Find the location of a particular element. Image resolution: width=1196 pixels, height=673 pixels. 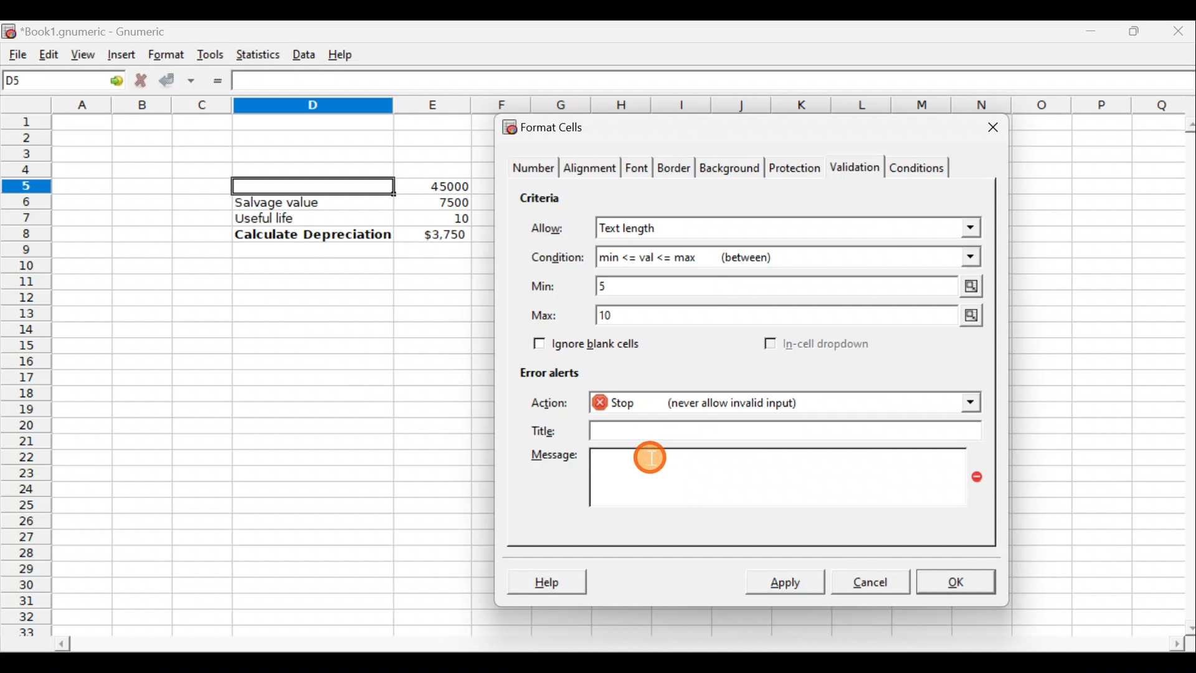

File is located at coordinates (14, 52).